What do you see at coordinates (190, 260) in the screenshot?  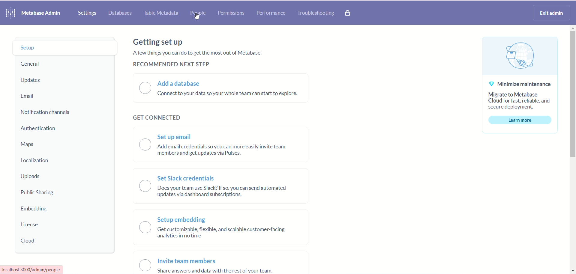 I see `invite team members` at bounding box center [190, 260].